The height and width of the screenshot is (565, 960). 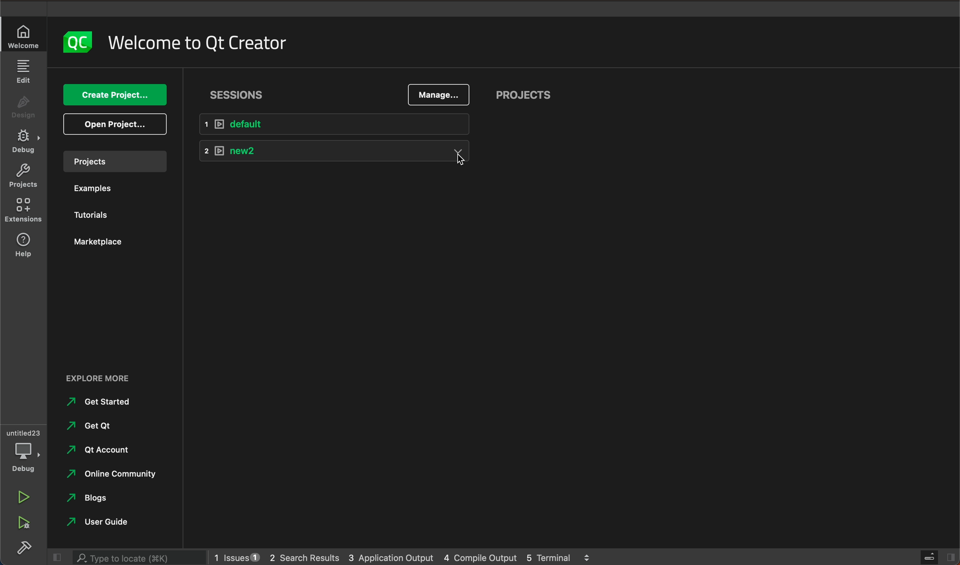 I want to click on sessions, so click(x=237, y=95).